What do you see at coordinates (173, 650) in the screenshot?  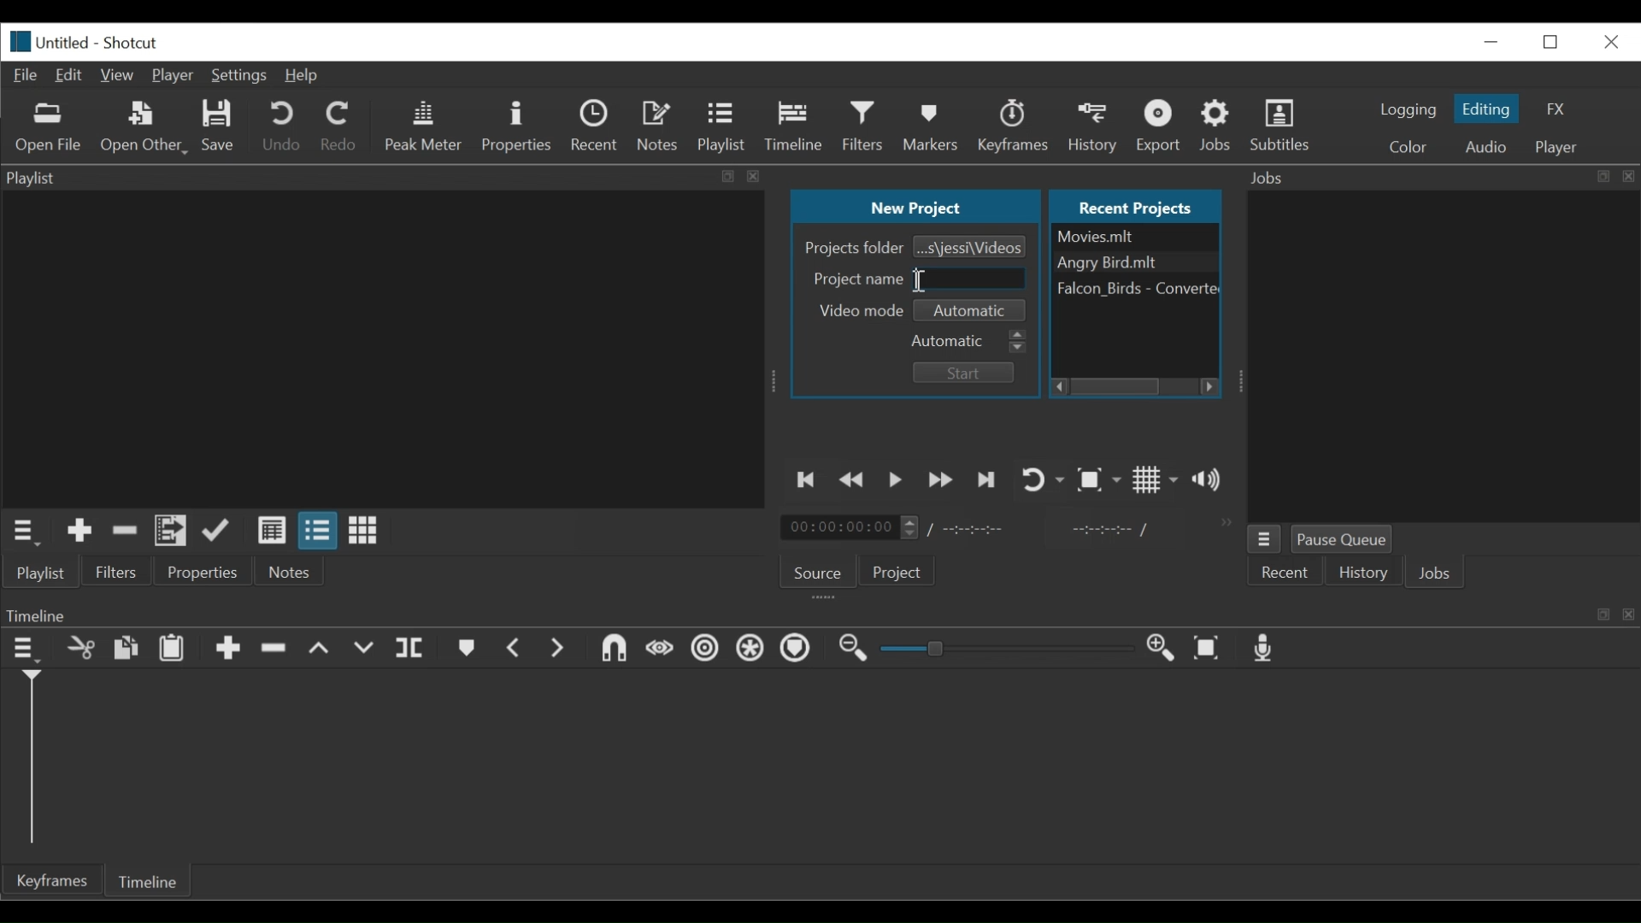 I see `Paste` at bounding box center [173, 650].